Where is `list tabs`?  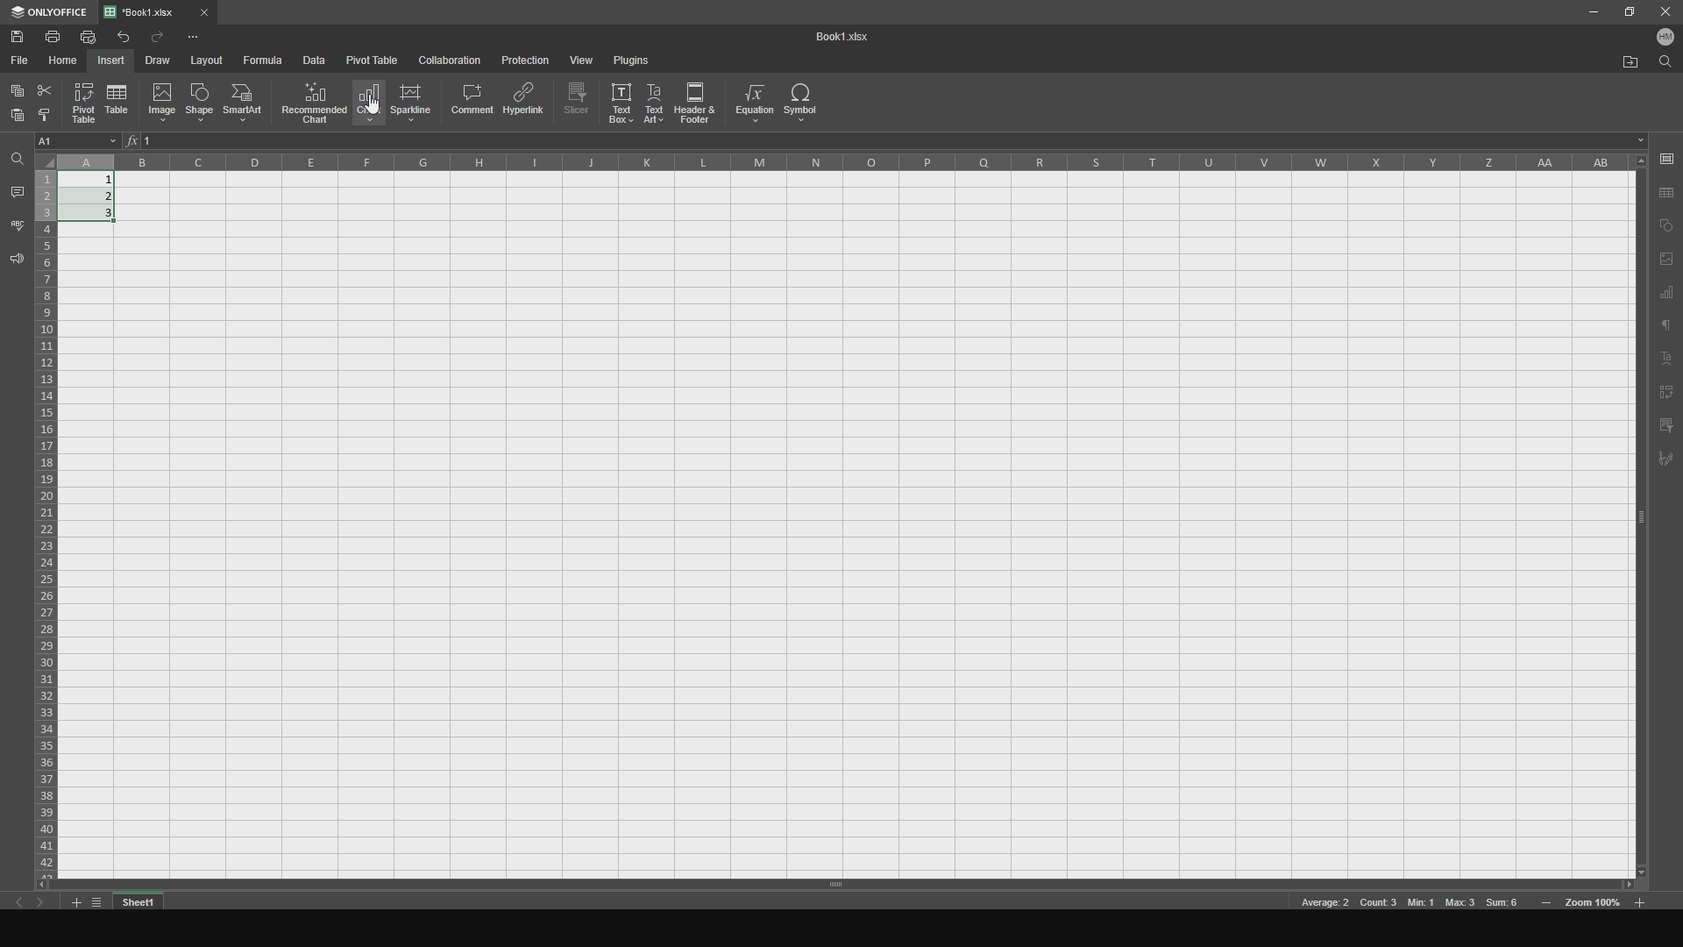
list tabs is located at coordinates (99, 901).